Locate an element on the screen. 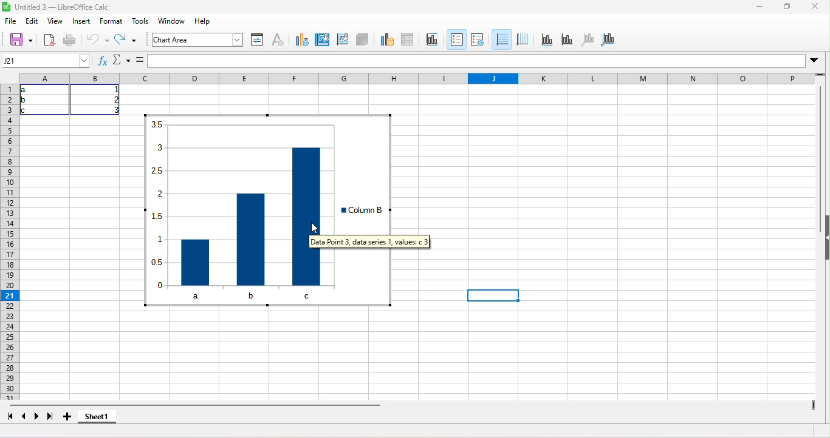 The height and width of the screenshot is (438, 830). data point 2 is located at coordinates (250, 238).